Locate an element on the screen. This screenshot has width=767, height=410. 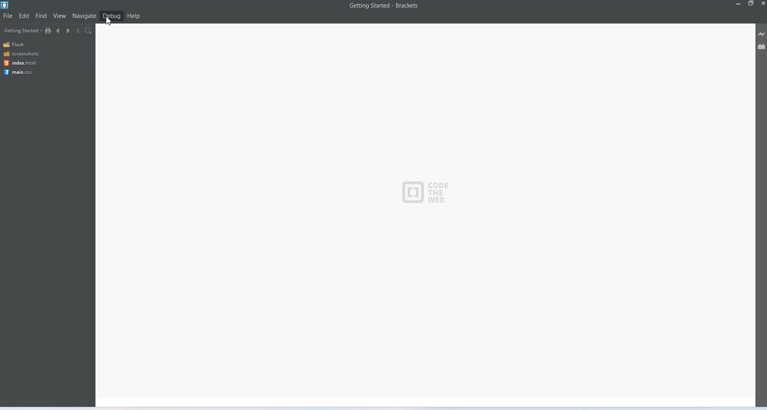
Find in files is located at coordinates (89, 30).